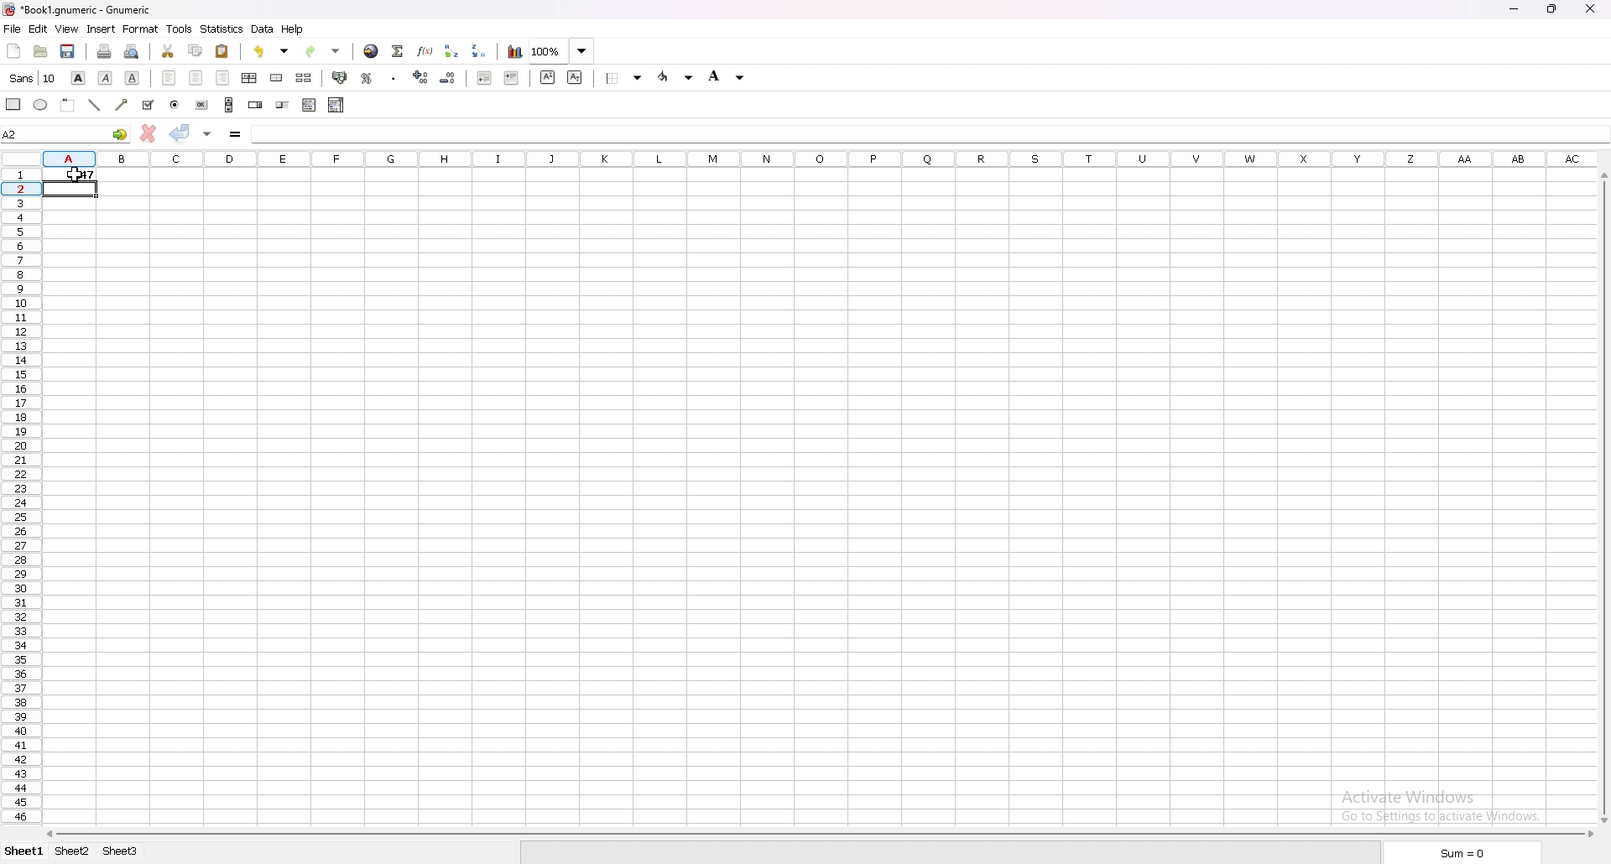  Describe the element at coordinates (196, 50) in the screenshot. I see `copy` at that location.